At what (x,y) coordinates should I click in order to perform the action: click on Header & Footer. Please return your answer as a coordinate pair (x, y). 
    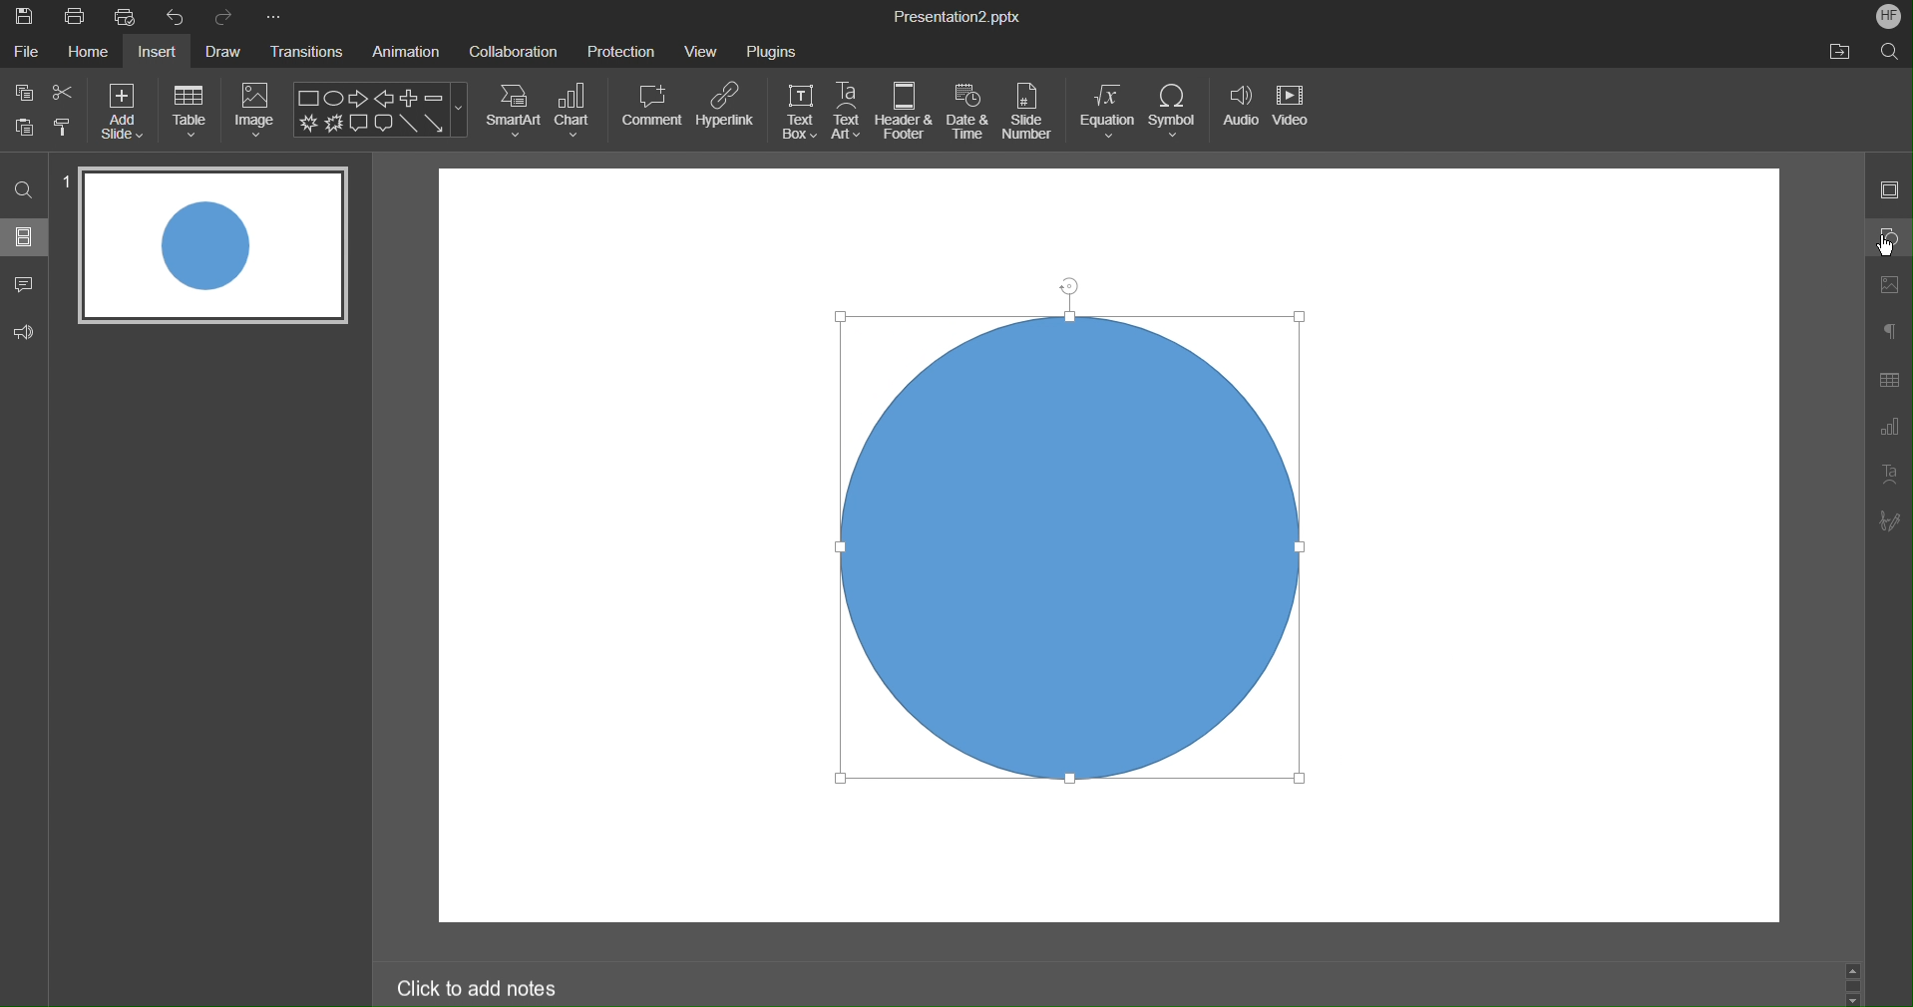
    Looking at the image, I should click on (905, 112).